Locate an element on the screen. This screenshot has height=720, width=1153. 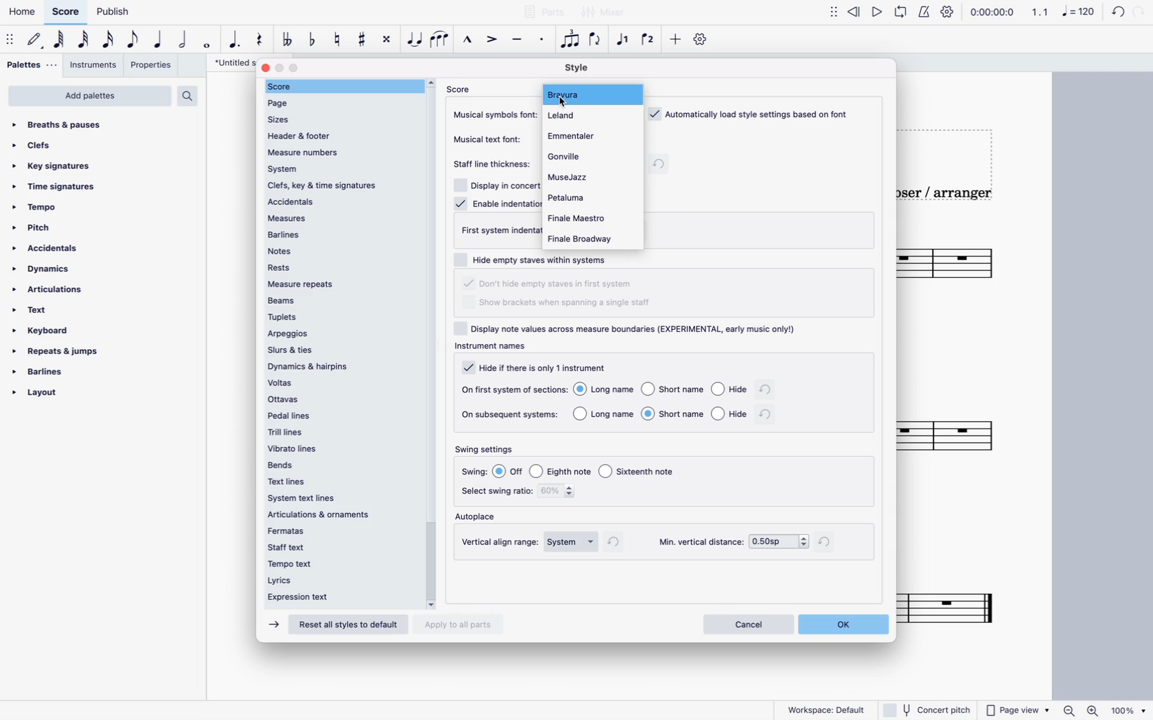
play is located at coordinates (906, 9).